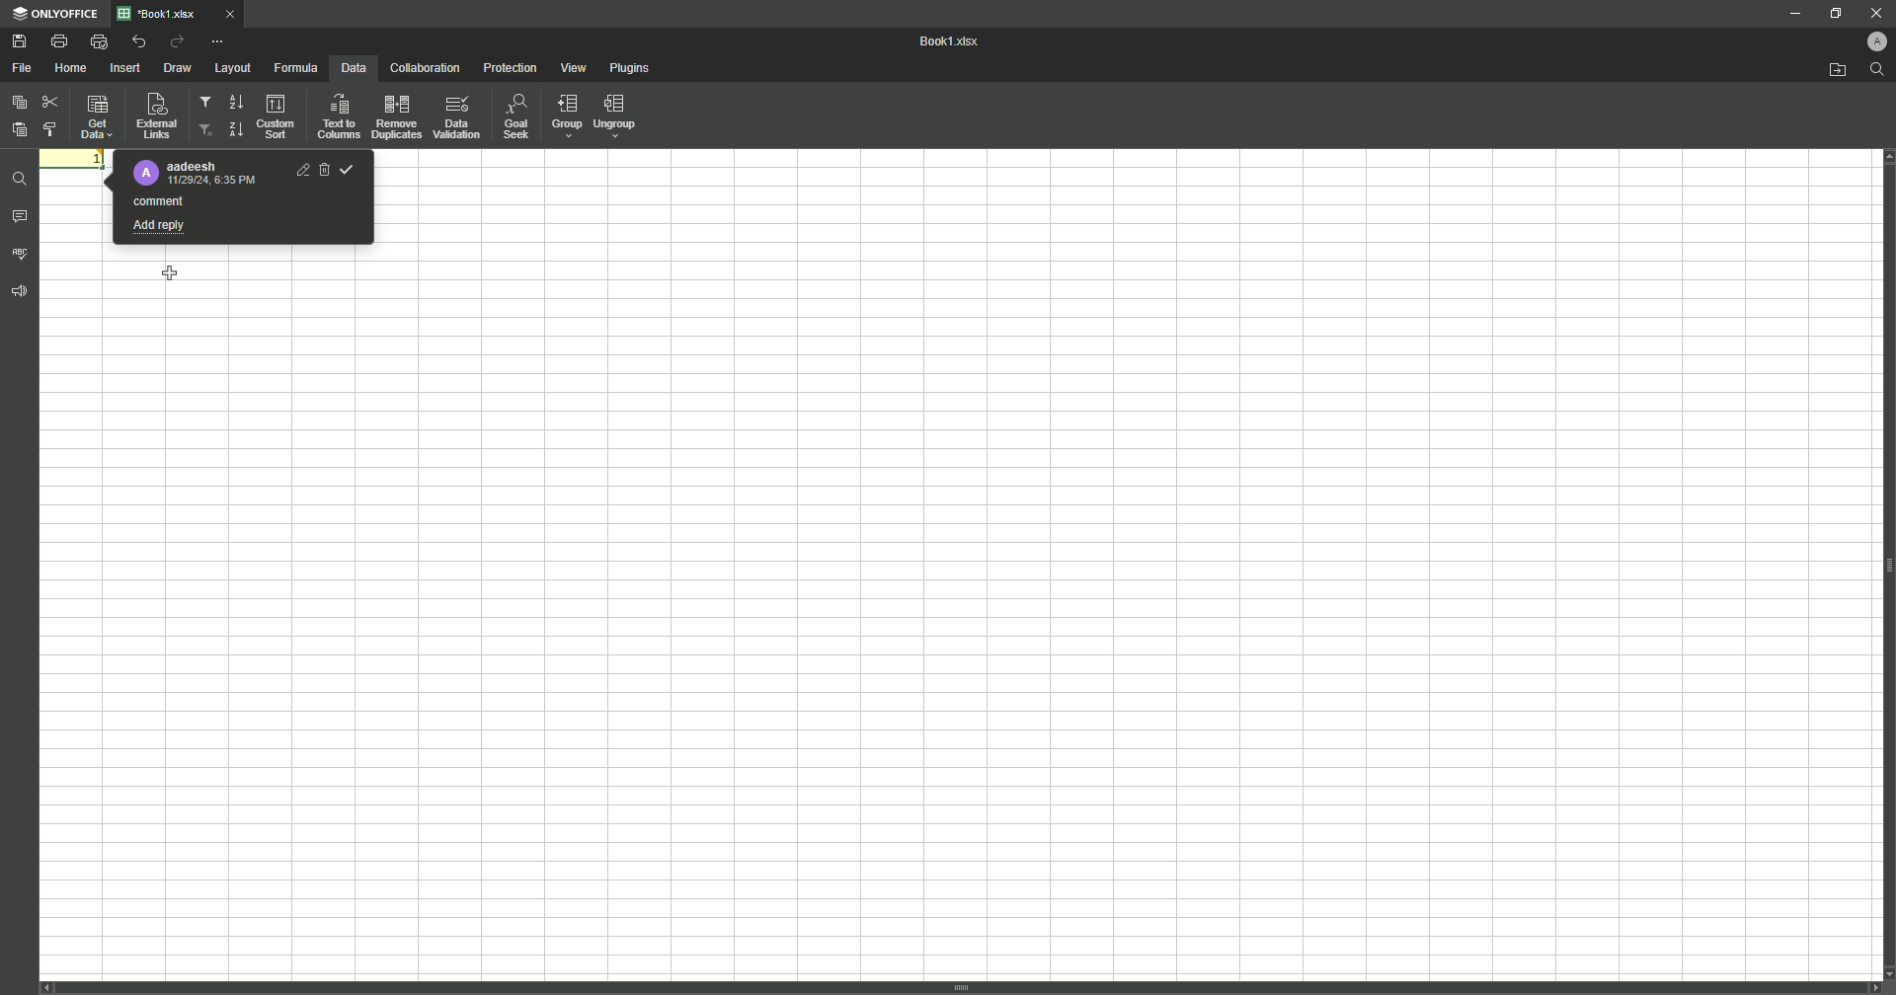  What do you see at coordinates (161, 226) in the screenshot?
I see `Add reply` at bounding box center [161, 226].